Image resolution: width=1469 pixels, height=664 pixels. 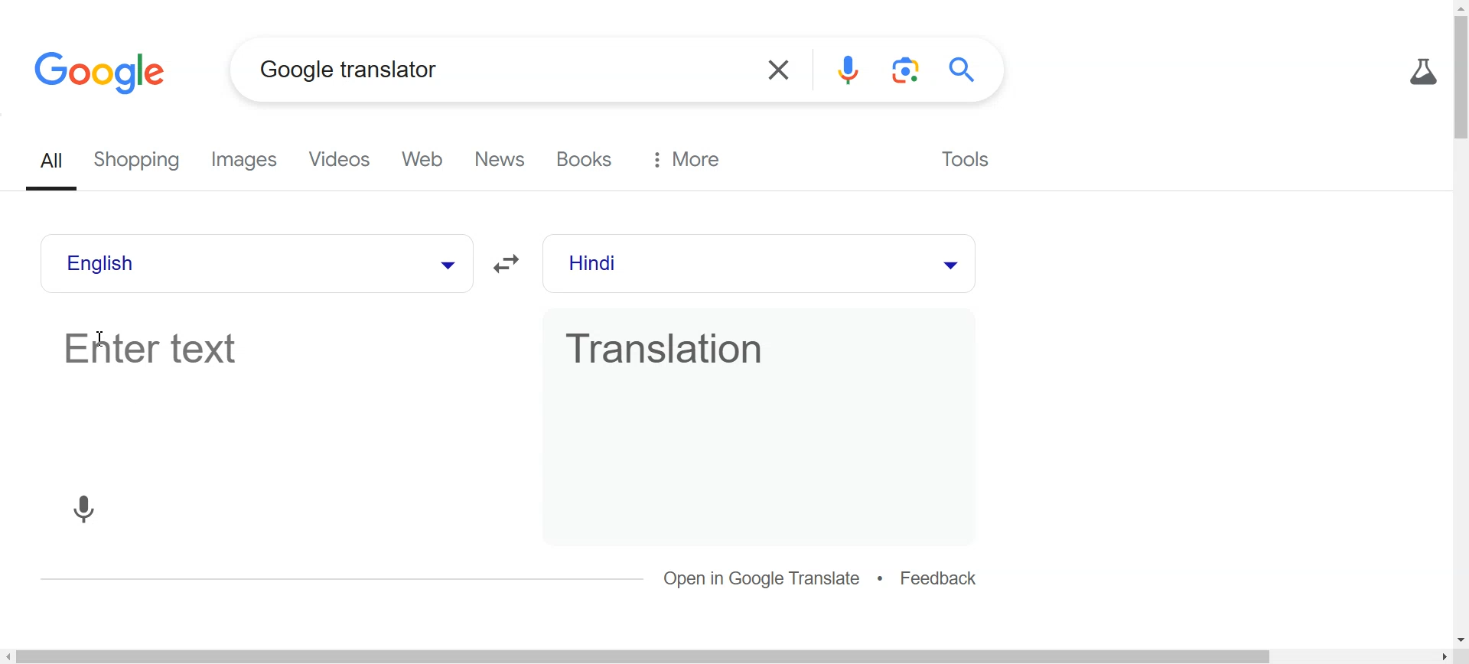 What do you see at coordinates (849, 70) in the screenshot?
I see `Search by voice` at bounding box center [849, 70].